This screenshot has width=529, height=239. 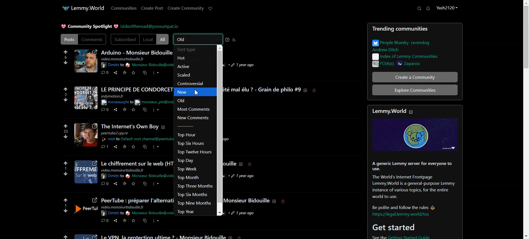 I want to click on Upvote, so click(x=66, y=51).